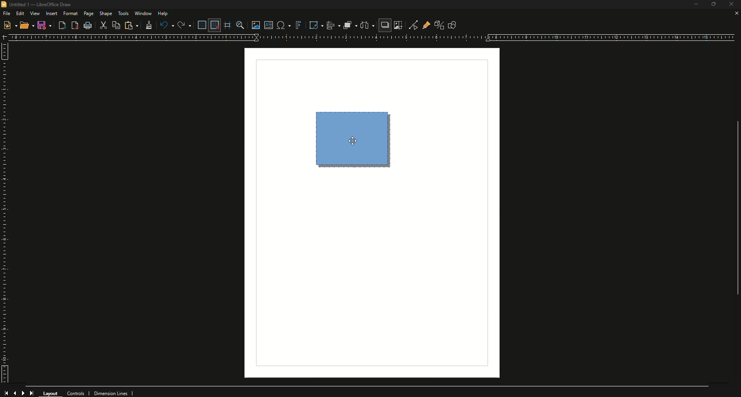  What do you see at coordinates (117, 25) in the screenshot?
I see `Copy` at bounding box center [117, 25].